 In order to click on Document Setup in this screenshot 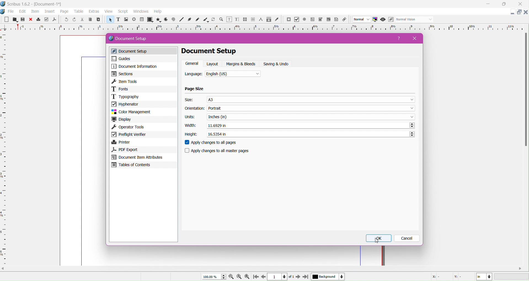, I will do `click(216, 51)`.